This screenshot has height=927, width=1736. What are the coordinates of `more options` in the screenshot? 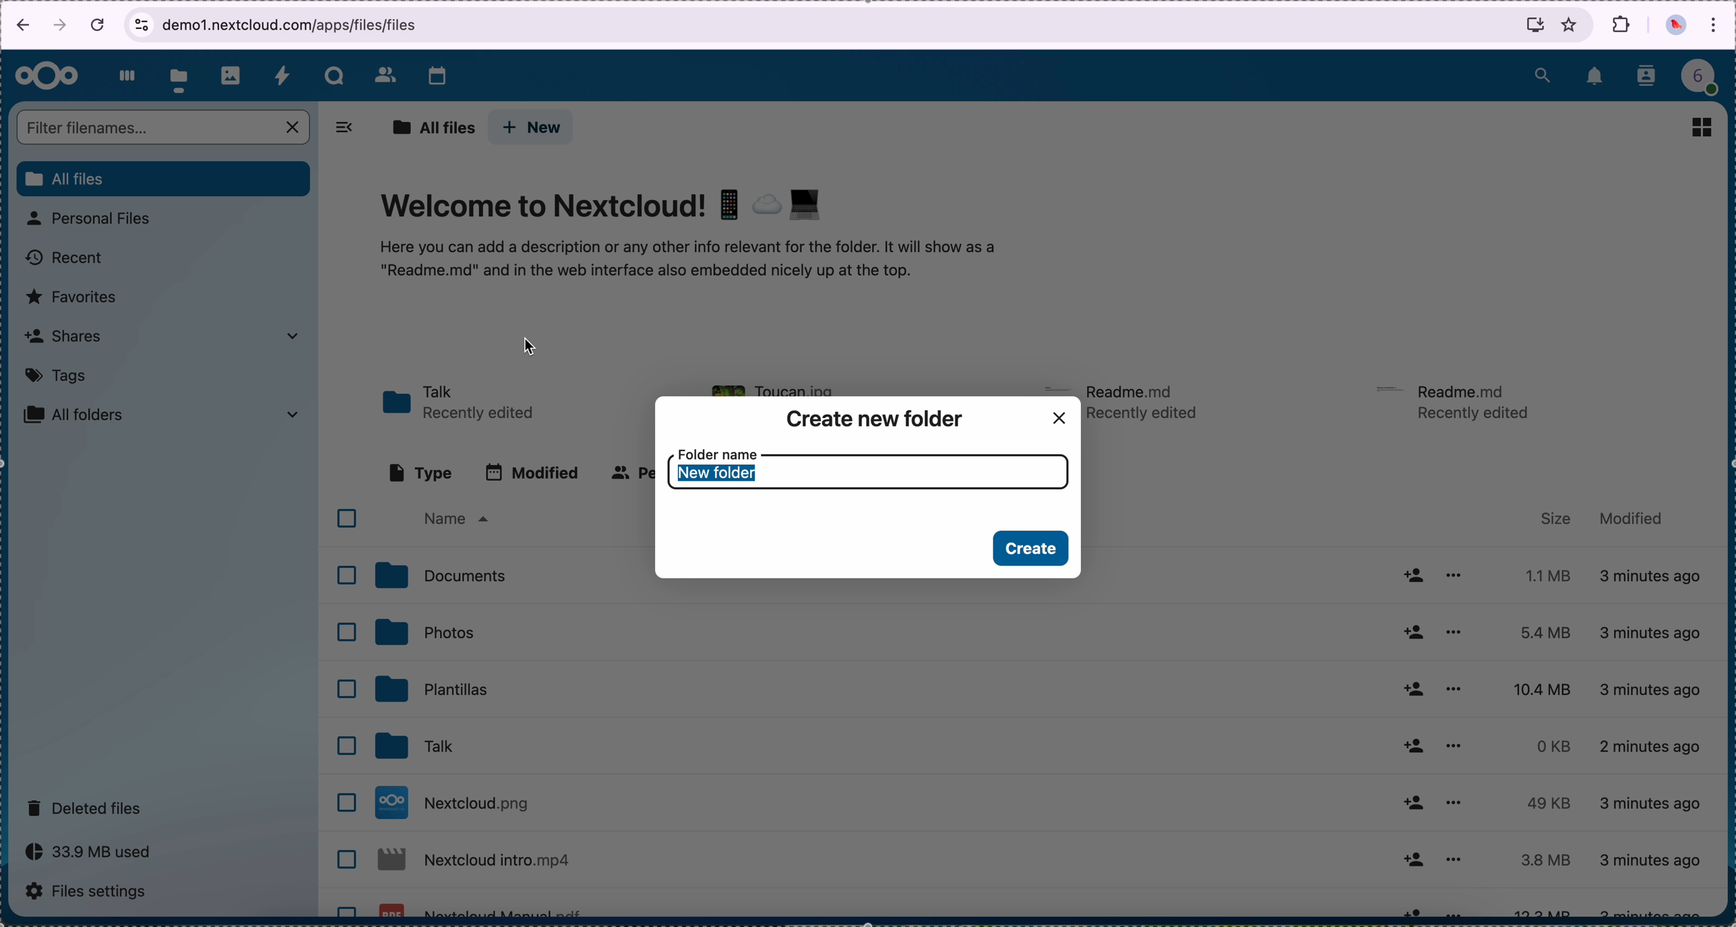 It's located at (1454, 630).